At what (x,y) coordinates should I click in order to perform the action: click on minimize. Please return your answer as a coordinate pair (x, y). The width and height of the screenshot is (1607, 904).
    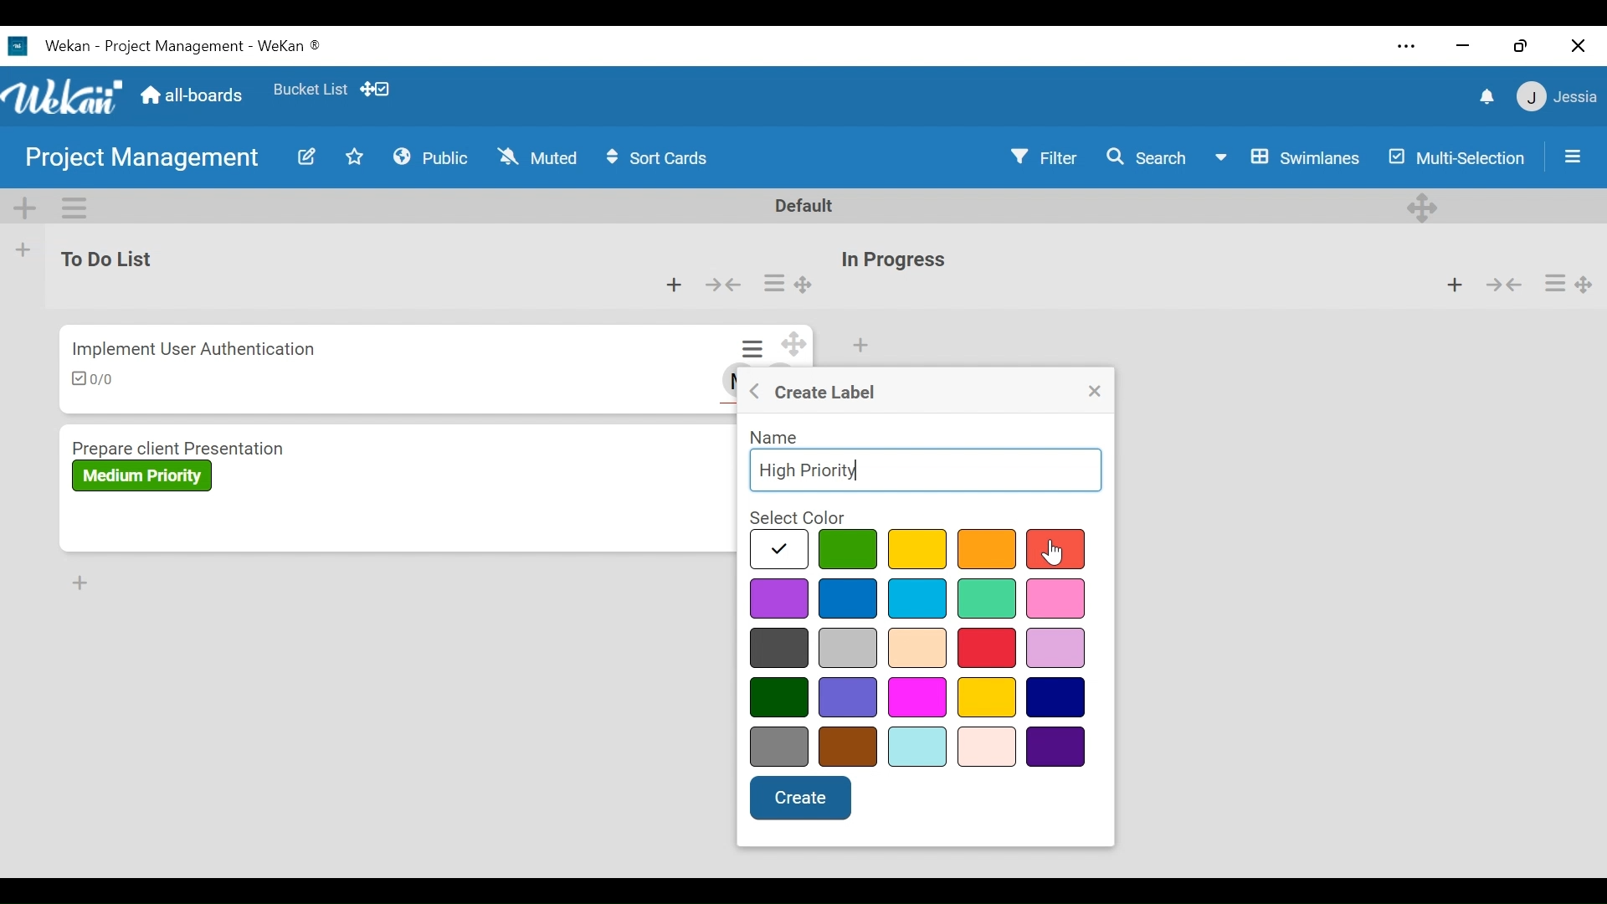
    Looking at the image, I should click on (1461, 45).